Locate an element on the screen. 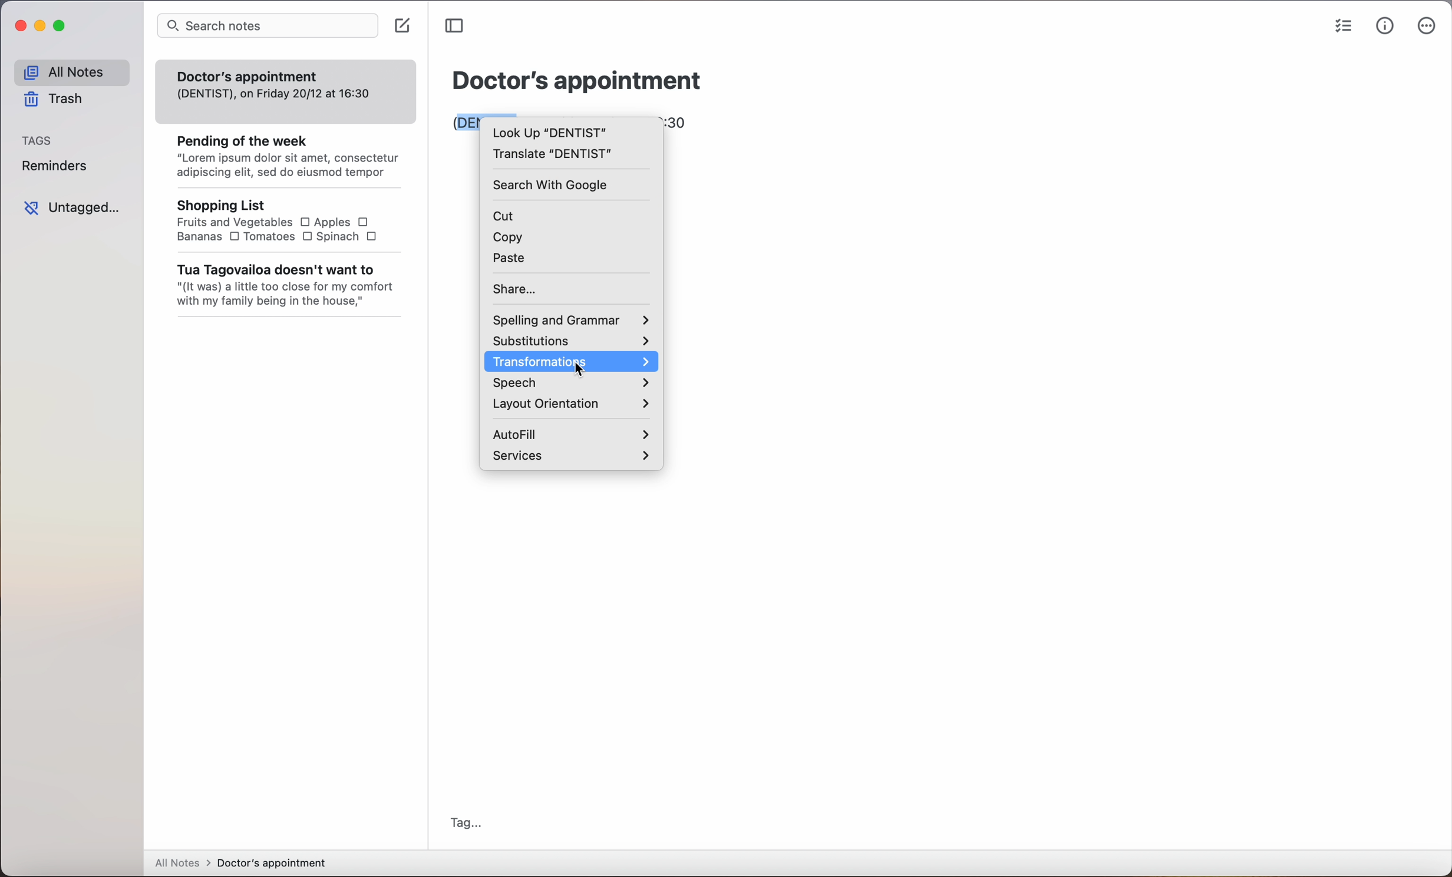  speech is located at coordinates (570, 384).